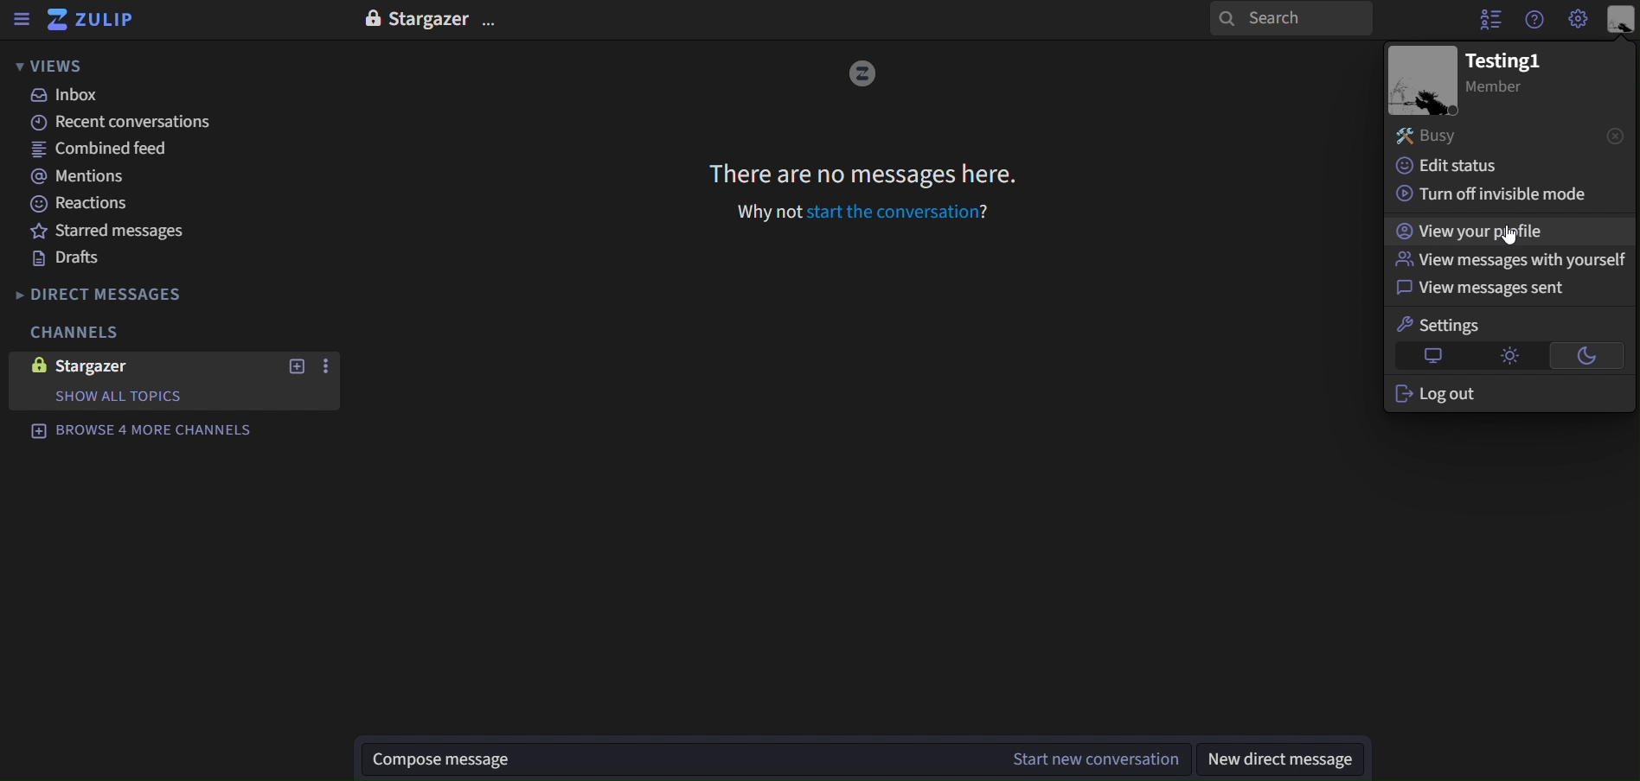 Image resolution: width=1640 pixels, height=781 pixels. What do you see at coordinates (68, 98) in the screenshot?
I see `inbox` at bounding box center [68, 98].